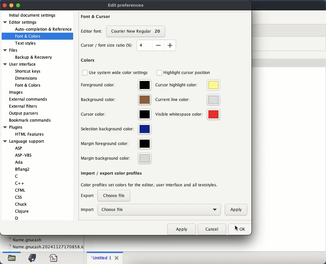  What do you see at coordinates (26, 44) in the screenshot?
I see `text styles` at bounding box center [26, 44].